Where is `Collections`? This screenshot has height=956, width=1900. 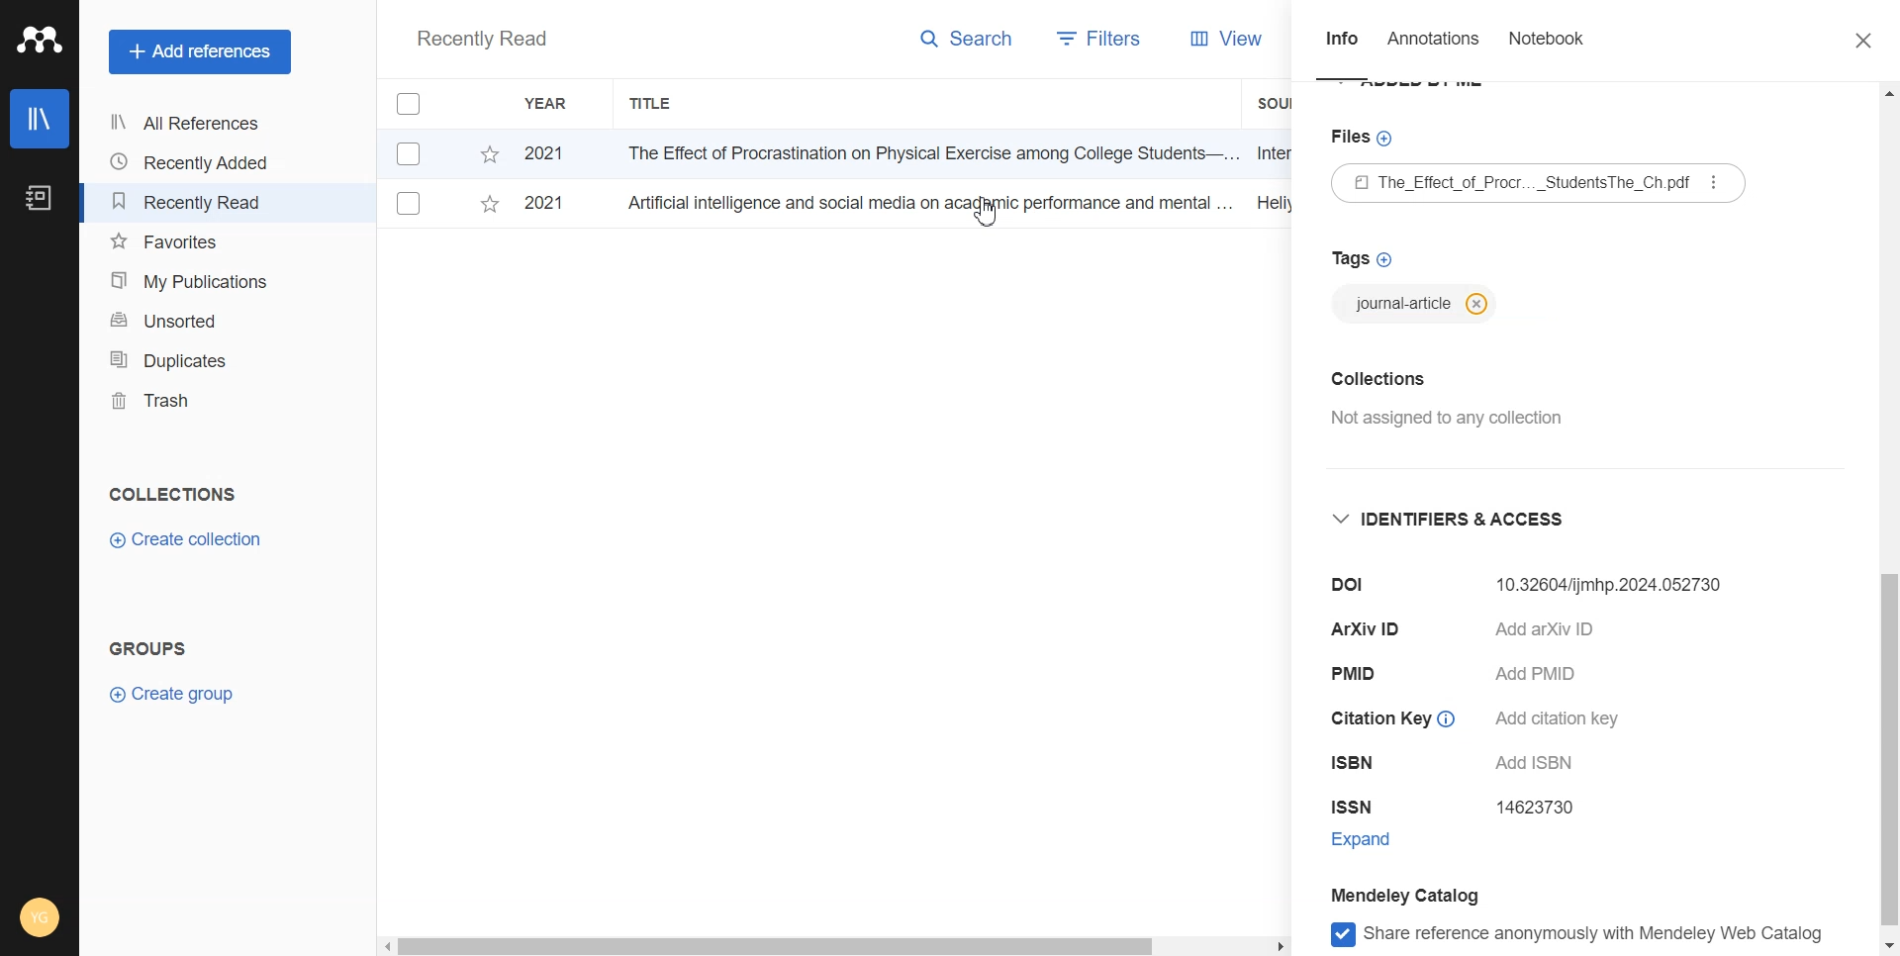
Collections is located at coordinates (172, 494).